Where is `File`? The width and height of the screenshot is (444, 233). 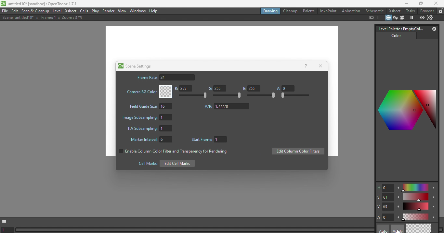
File is located at coordinates (5, 11).